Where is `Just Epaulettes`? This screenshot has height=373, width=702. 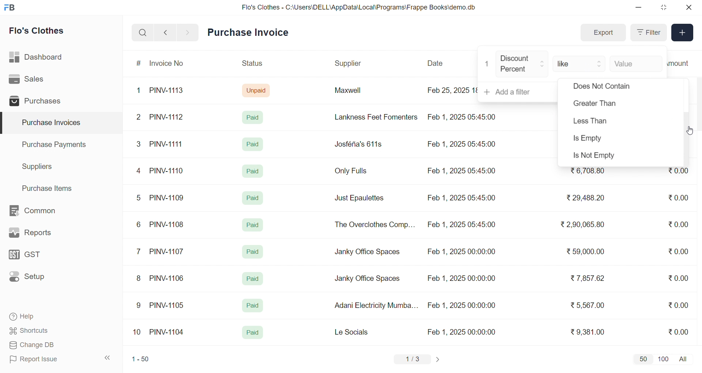
Just Epaulettes is located at coordinates (362, 198).